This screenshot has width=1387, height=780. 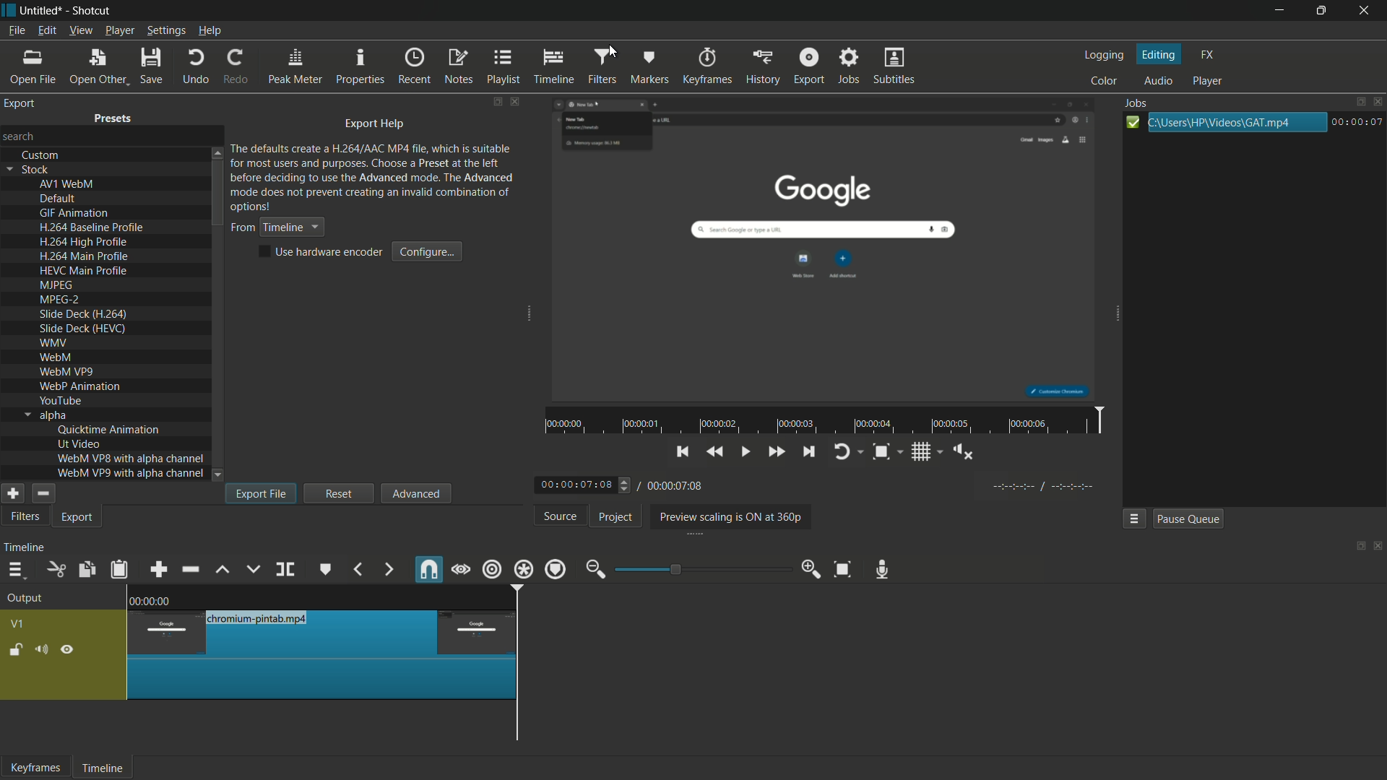 What do you see at coordinates (517, 100) in the screenshot?
I see `close export` at bounding box center [517, 100].